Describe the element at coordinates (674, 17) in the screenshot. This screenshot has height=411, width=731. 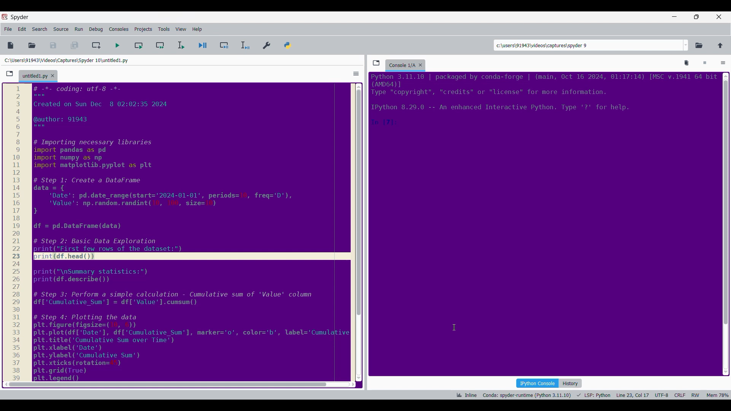
I see `Minimize` at that location.